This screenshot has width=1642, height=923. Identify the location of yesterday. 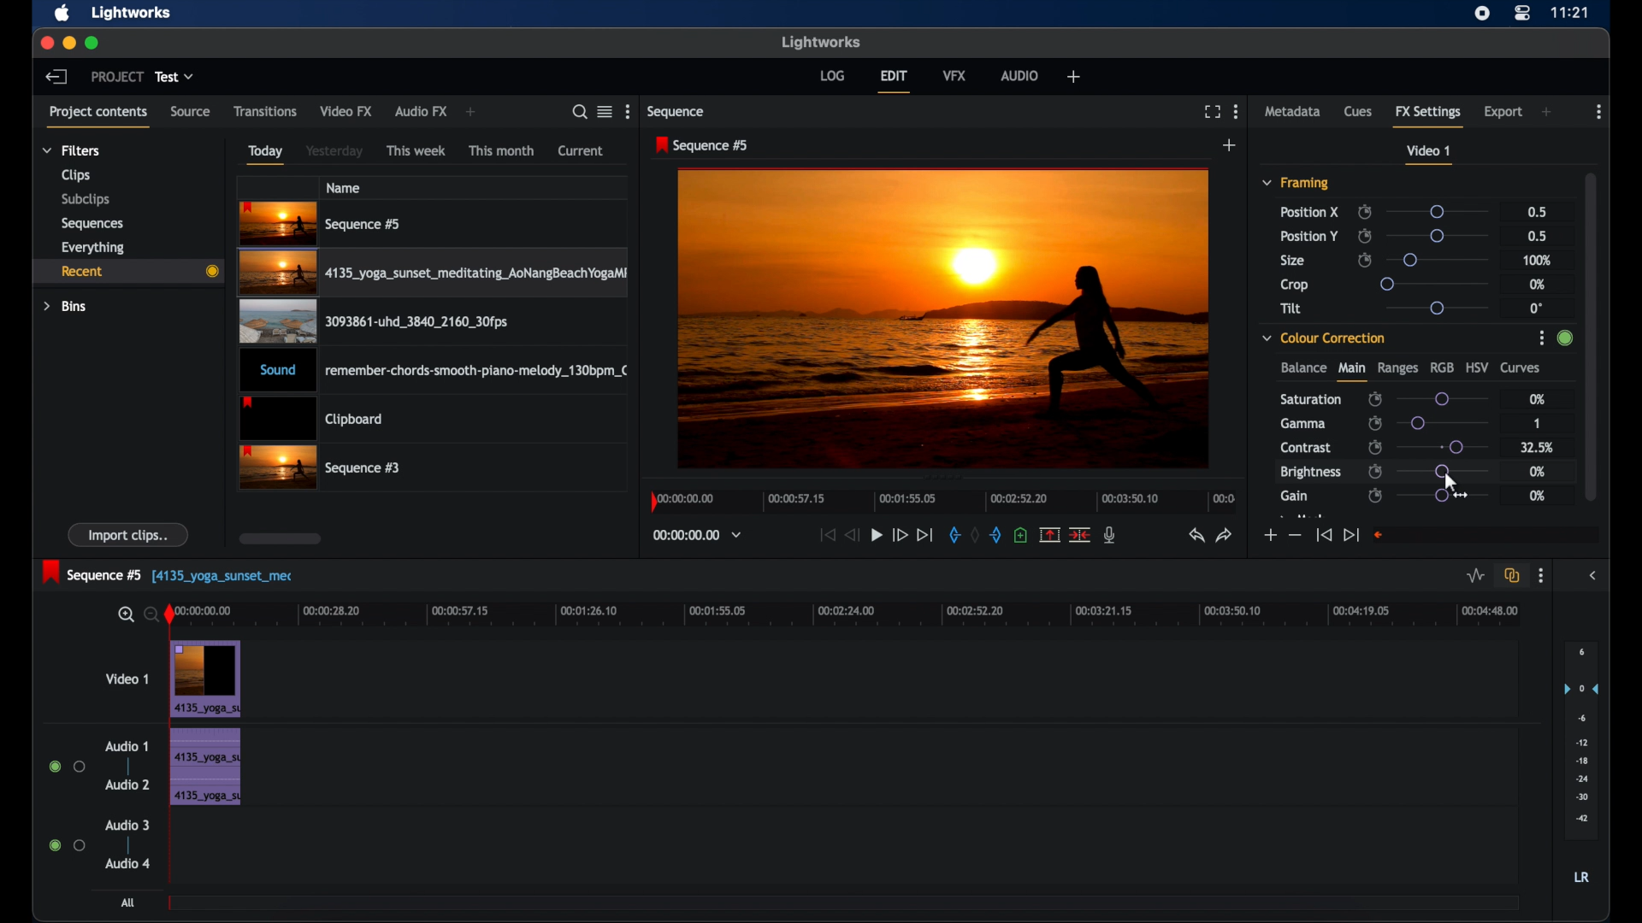
(334, 151).